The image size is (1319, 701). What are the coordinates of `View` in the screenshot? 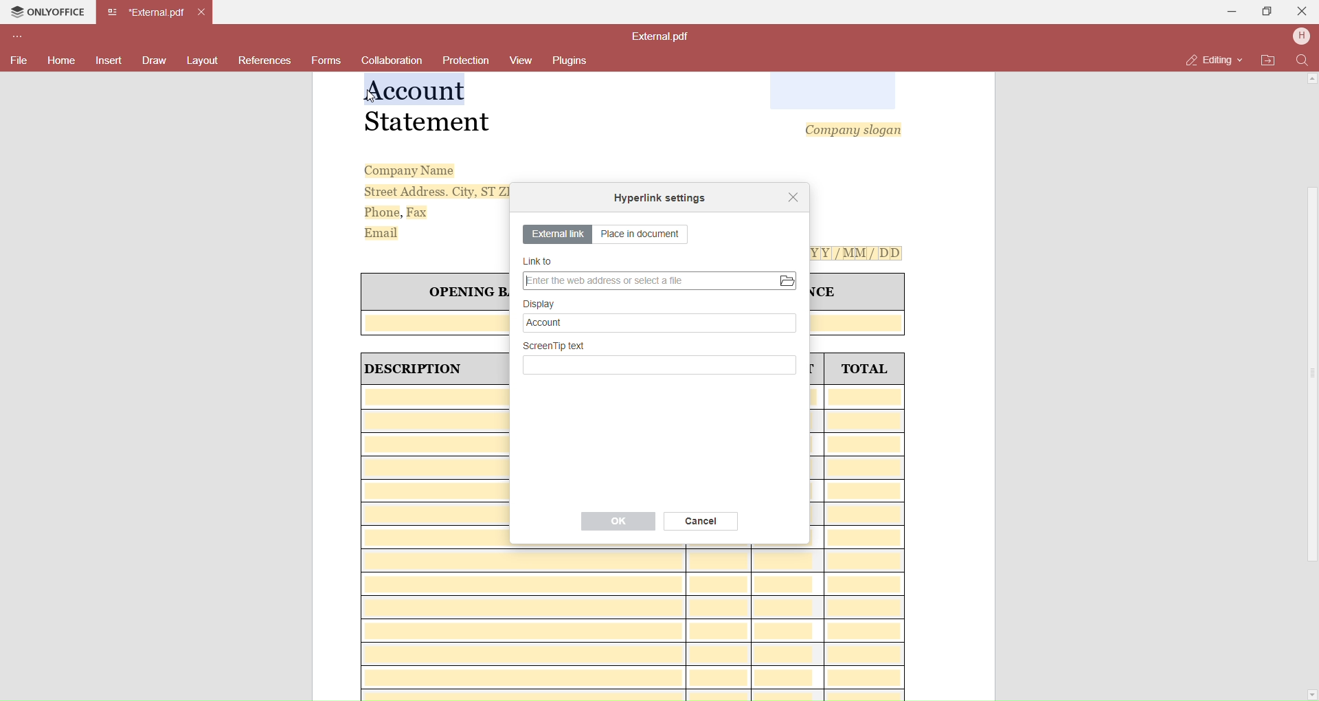 It's located at (519, 61).